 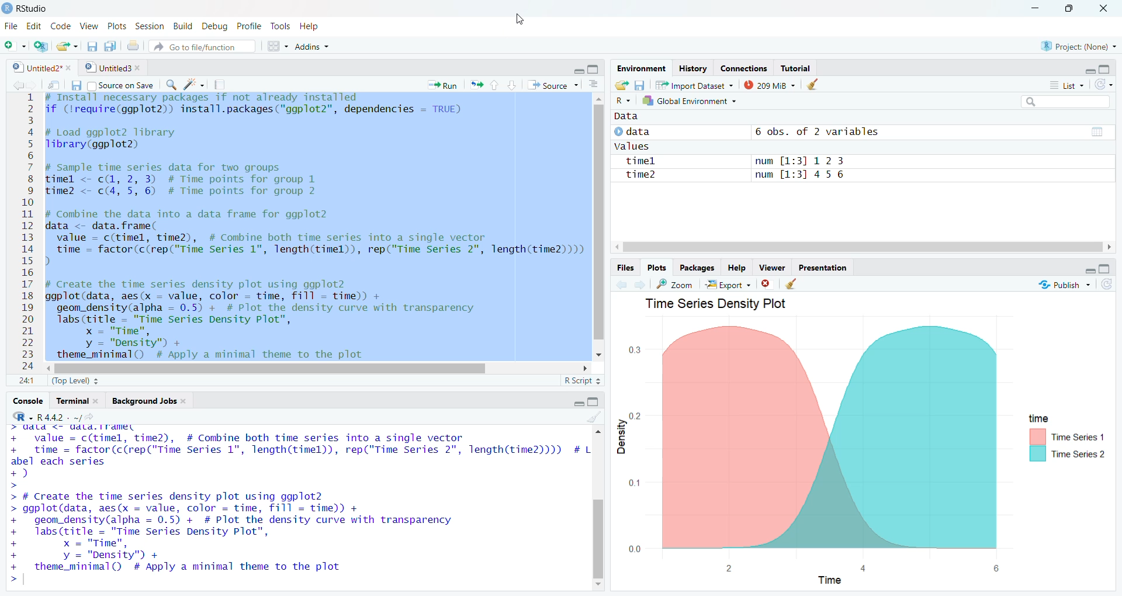 What do you see at coordinates (220, 85) in the screenshot?
I see `Compile Report` at bounding box center [220, 85].